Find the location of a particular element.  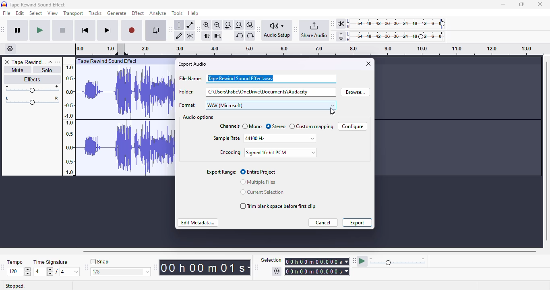

audacity tools toolbar is located at coordinates (171, 30).